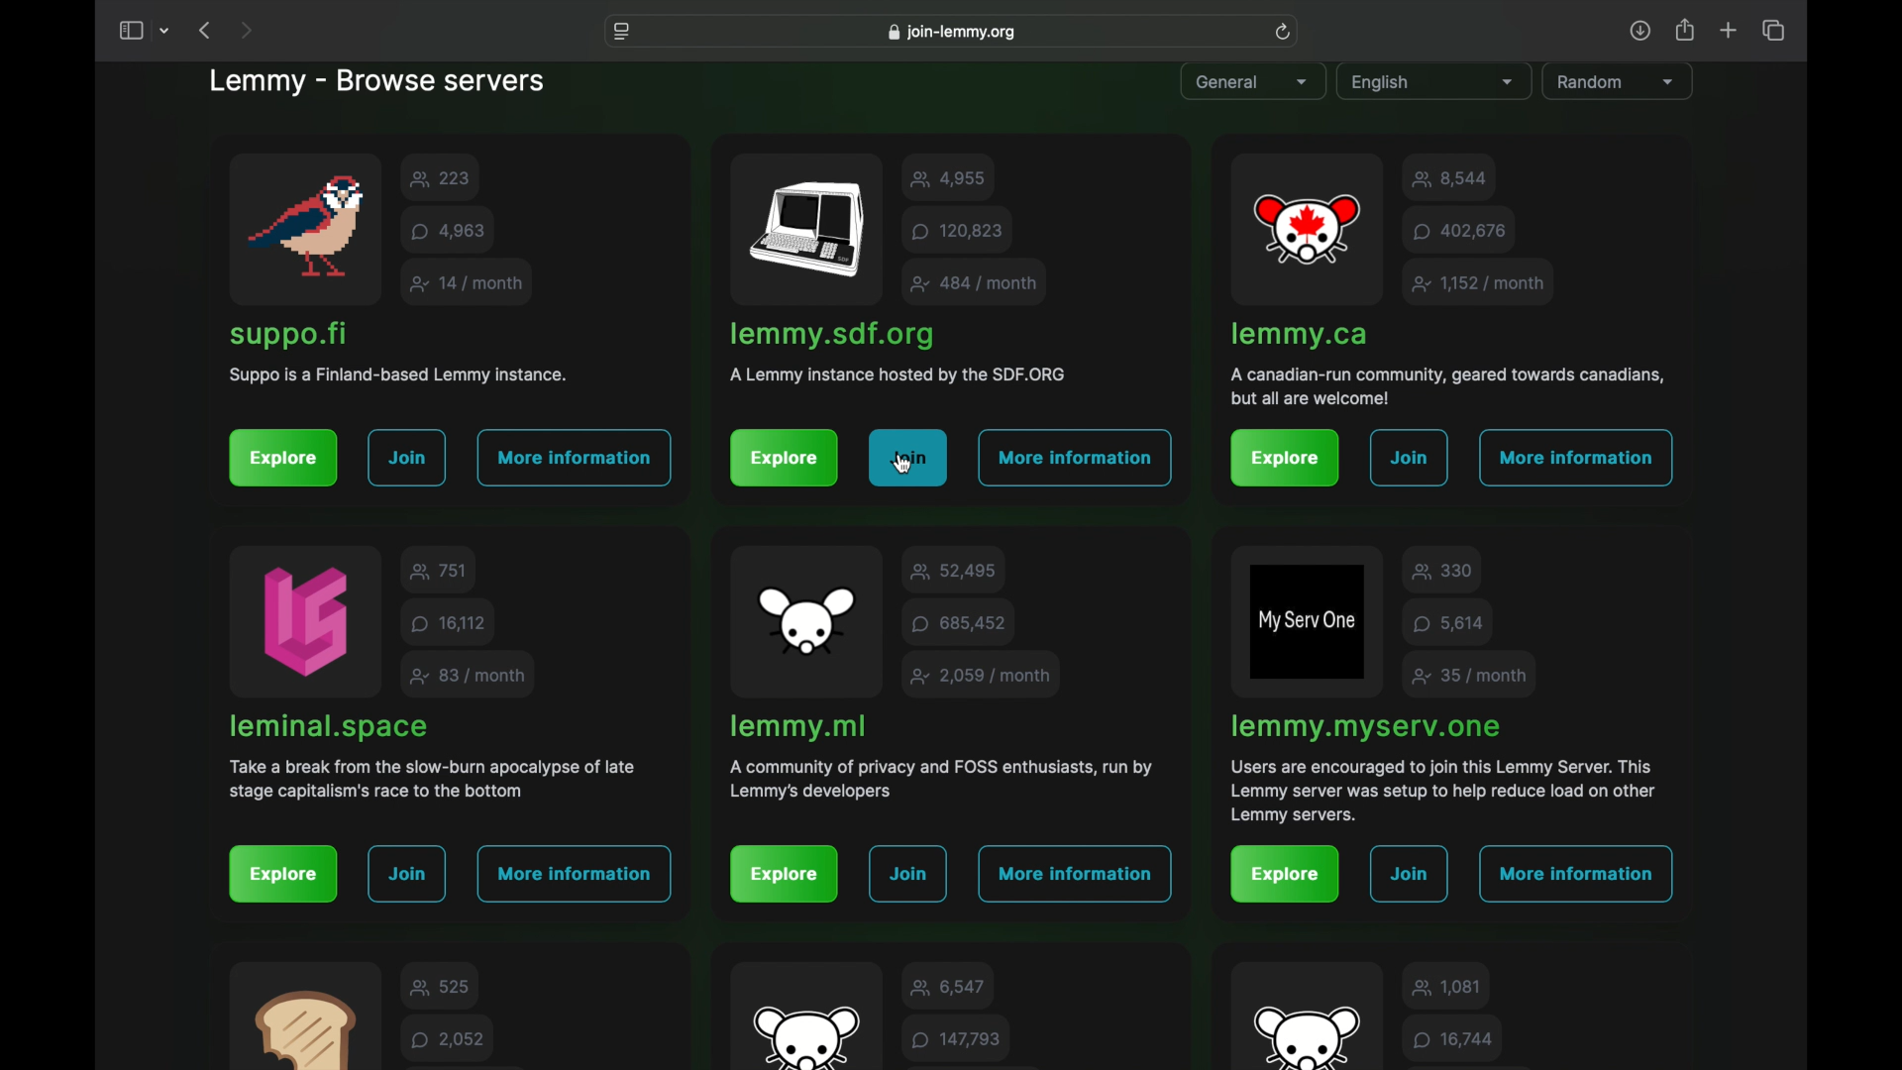 This screenshot has width=1902, height=1070. Describe the element at coordinates (1076, 458) in the screenshot. I see `more information` at that location.